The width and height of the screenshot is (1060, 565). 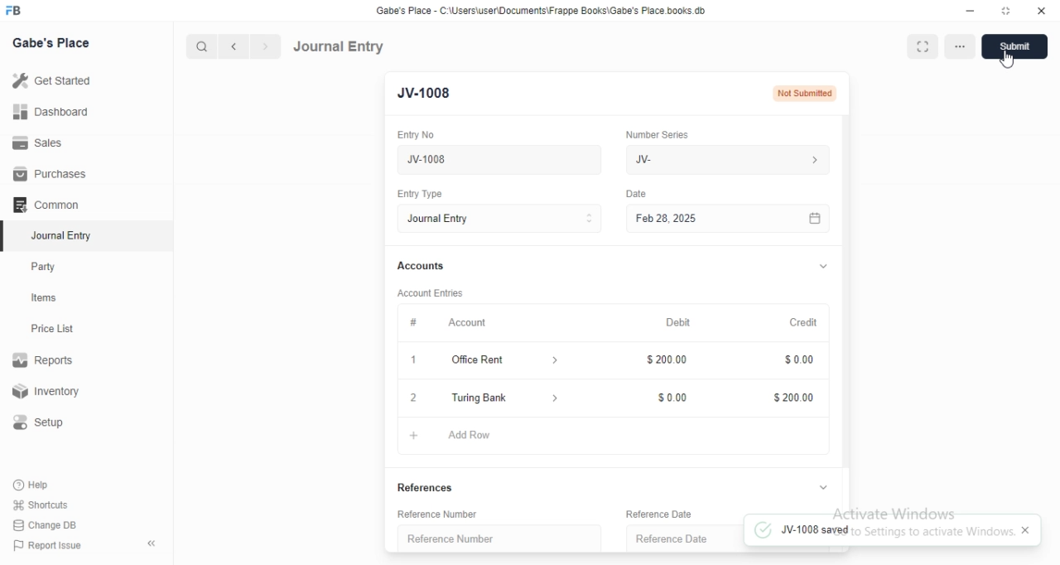 I want to click on ‘Journal Entry, so click(x=64, y=235).